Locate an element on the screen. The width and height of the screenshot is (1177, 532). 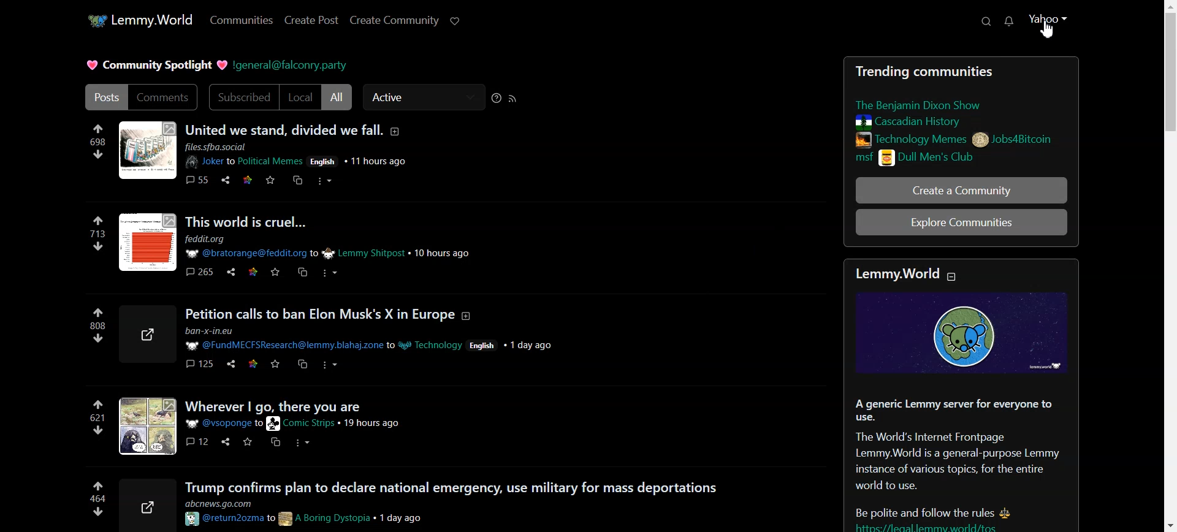
P @bratorange@feddit.org to is located at coordinates (252, 255).